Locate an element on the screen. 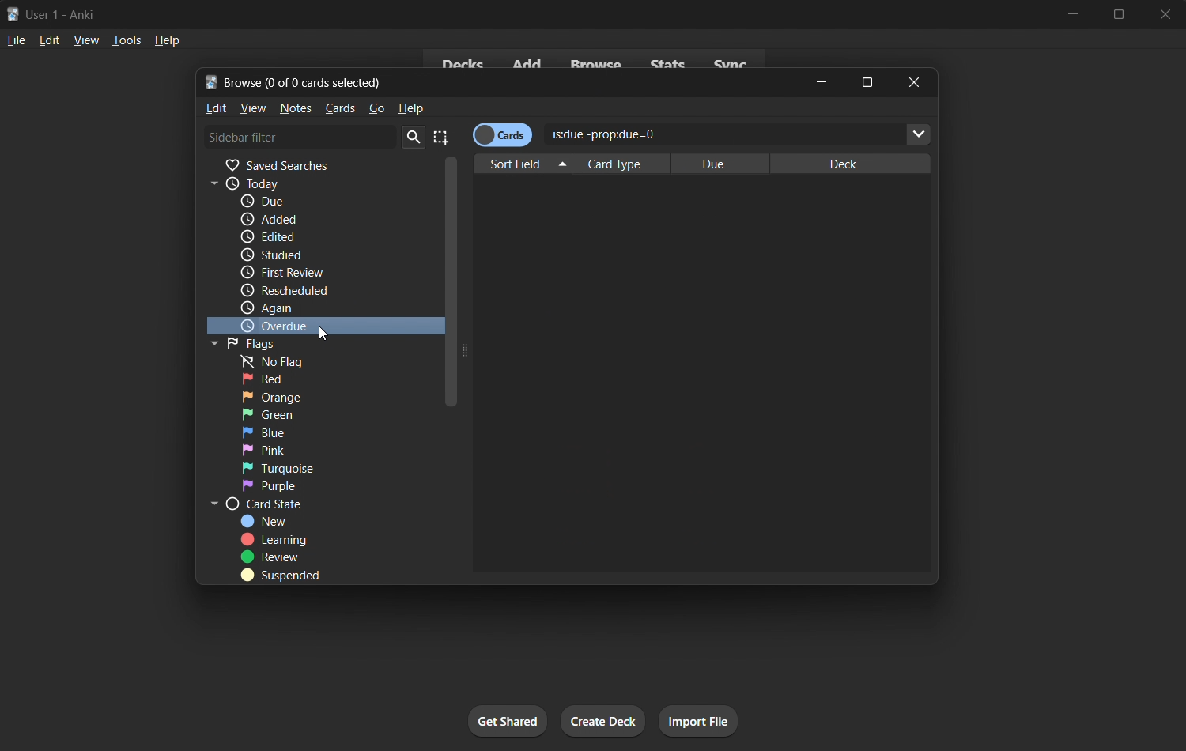 This screenshot has width=1186, height=751. decks is located at coordinates (461, 61).